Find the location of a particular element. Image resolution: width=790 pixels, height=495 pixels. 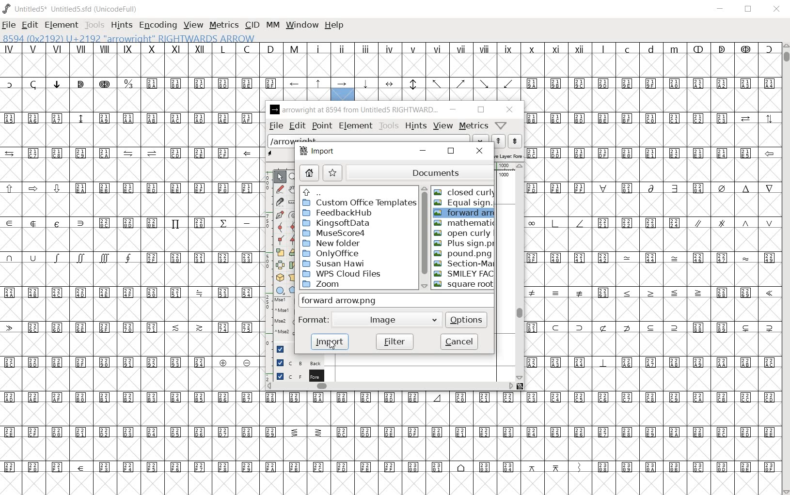

up directories is located at coordinates (357, 192).